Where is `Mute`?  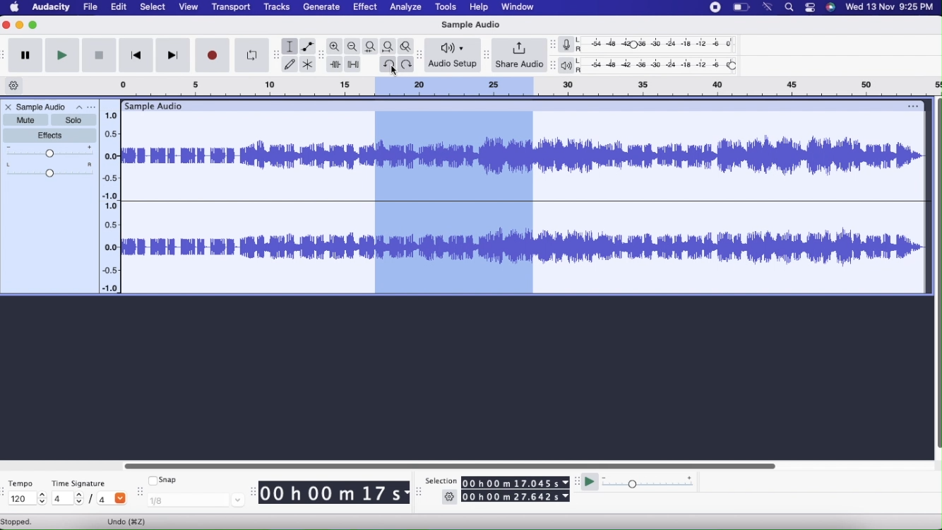 Mute is located at coordinates (27, 120).